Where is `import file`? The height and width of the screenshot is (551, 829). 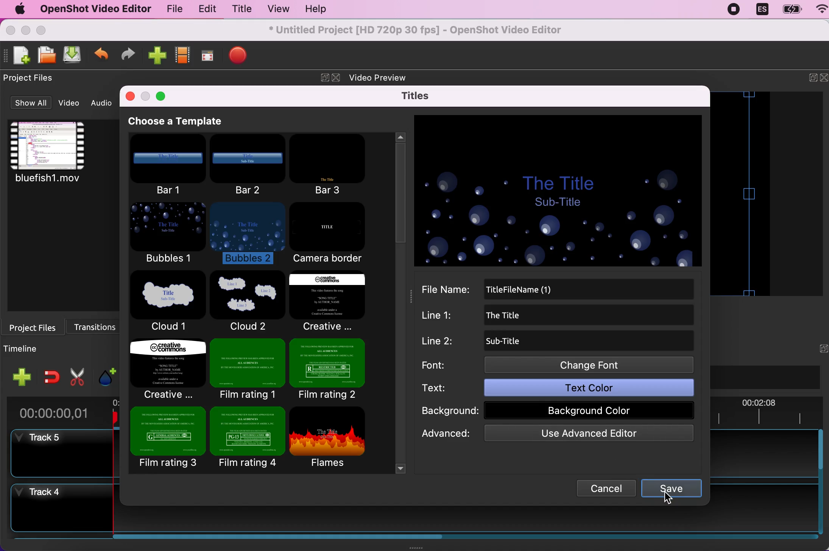
import file is located at coordinates (156, 56).